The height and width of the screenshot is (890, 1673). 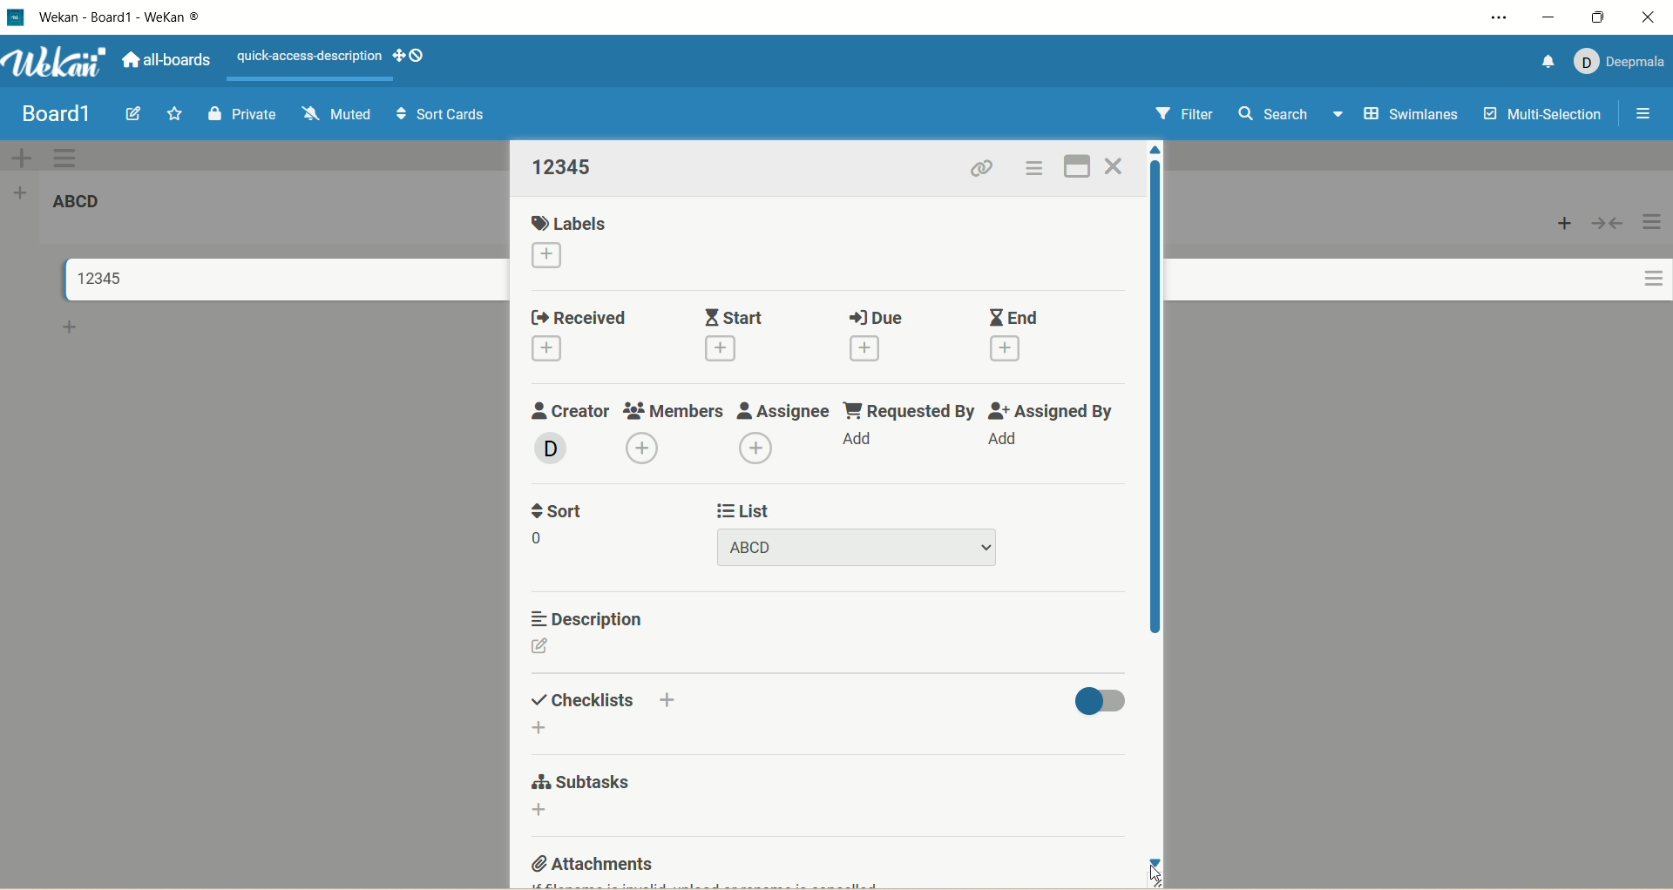 I want to click on add list, so click(x=25, y=192).